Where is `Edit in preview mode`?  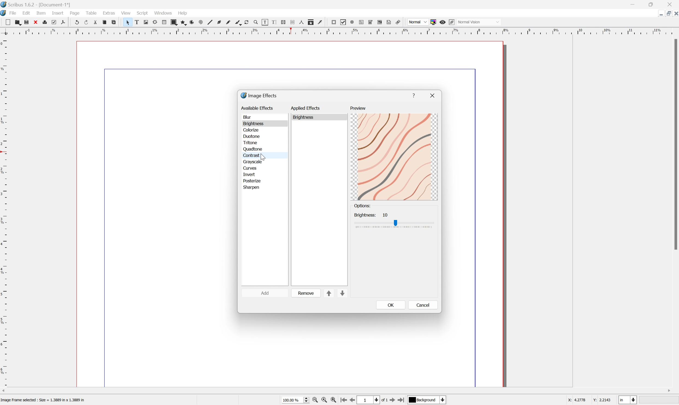
Edit in preview mode is located at coordinates (452, 22).